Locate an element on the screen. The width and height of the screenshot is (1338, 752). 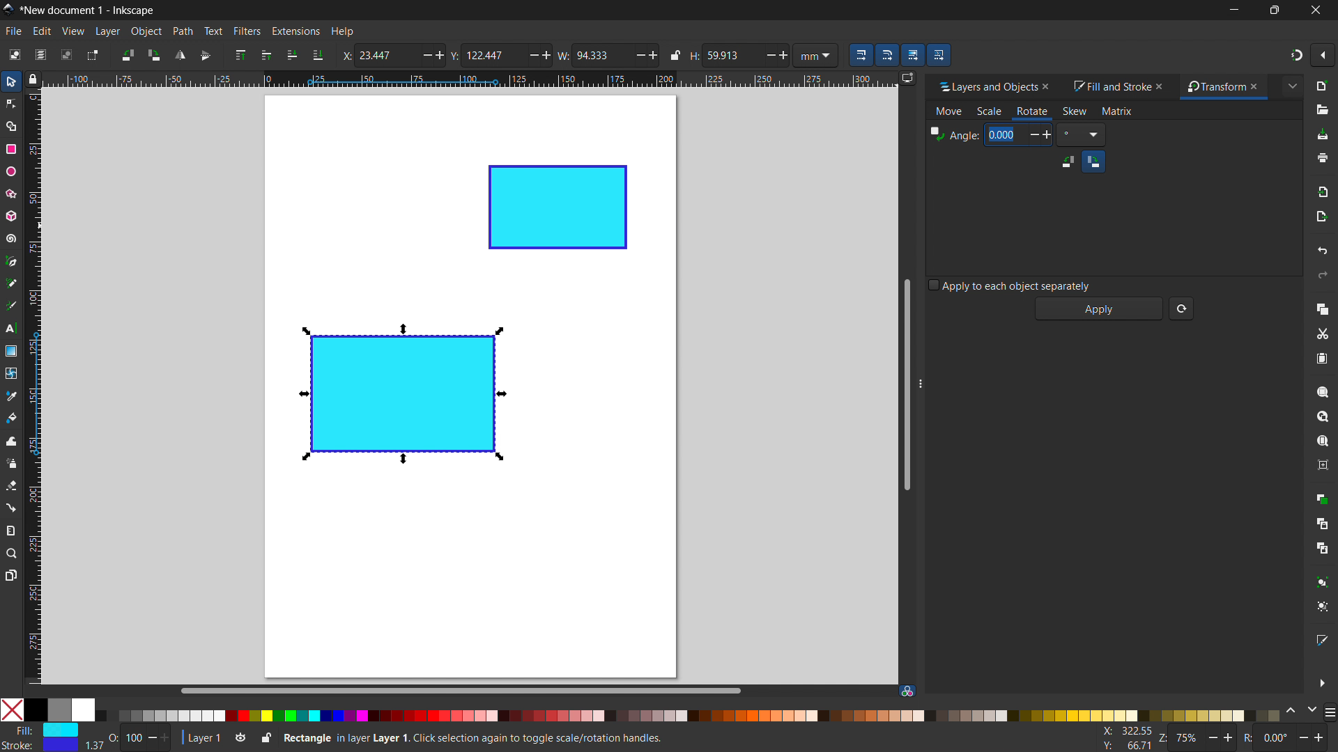
Angle is located at coordinates (954, 135).